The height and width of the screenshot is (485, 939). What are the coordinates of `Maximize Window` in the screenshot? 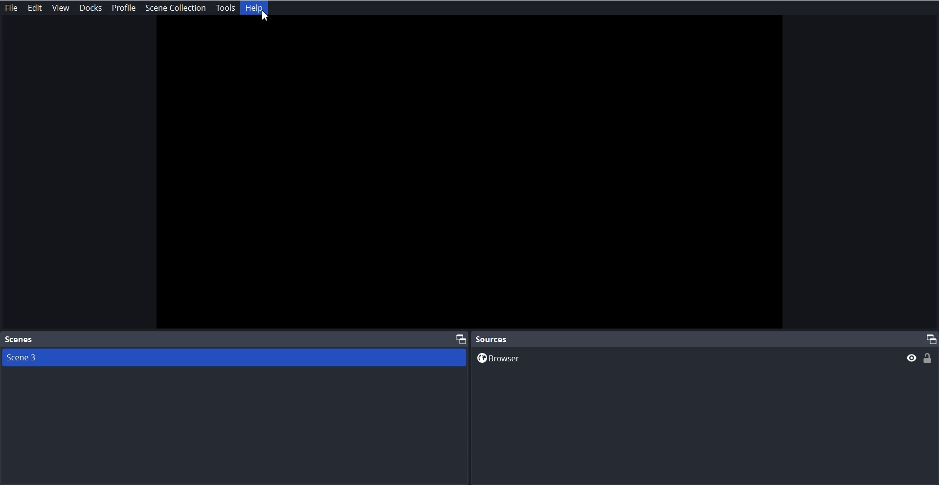 It's located at (456, 339).